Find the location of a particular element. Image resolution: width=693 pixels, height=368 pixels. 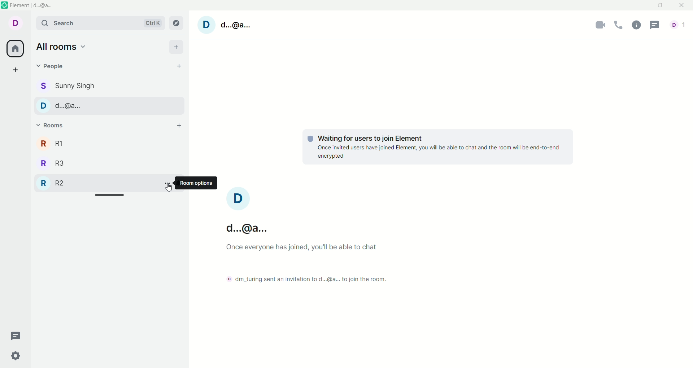

text is located at coordinates (438, 147).